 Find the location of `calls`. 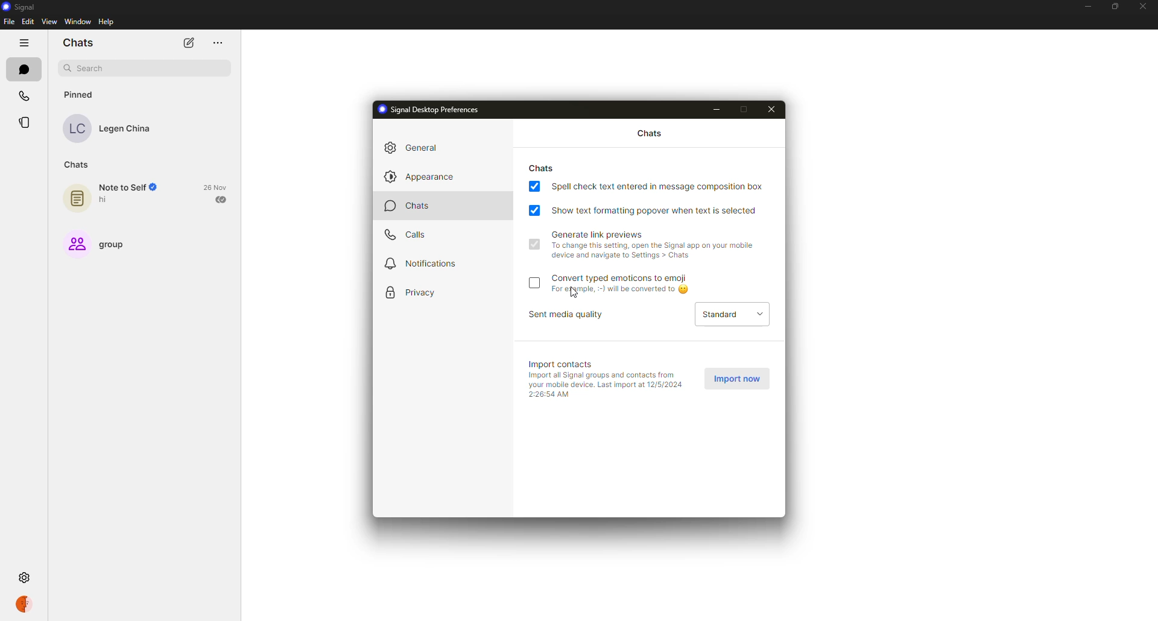

calls is located at coordinates (406, 236).